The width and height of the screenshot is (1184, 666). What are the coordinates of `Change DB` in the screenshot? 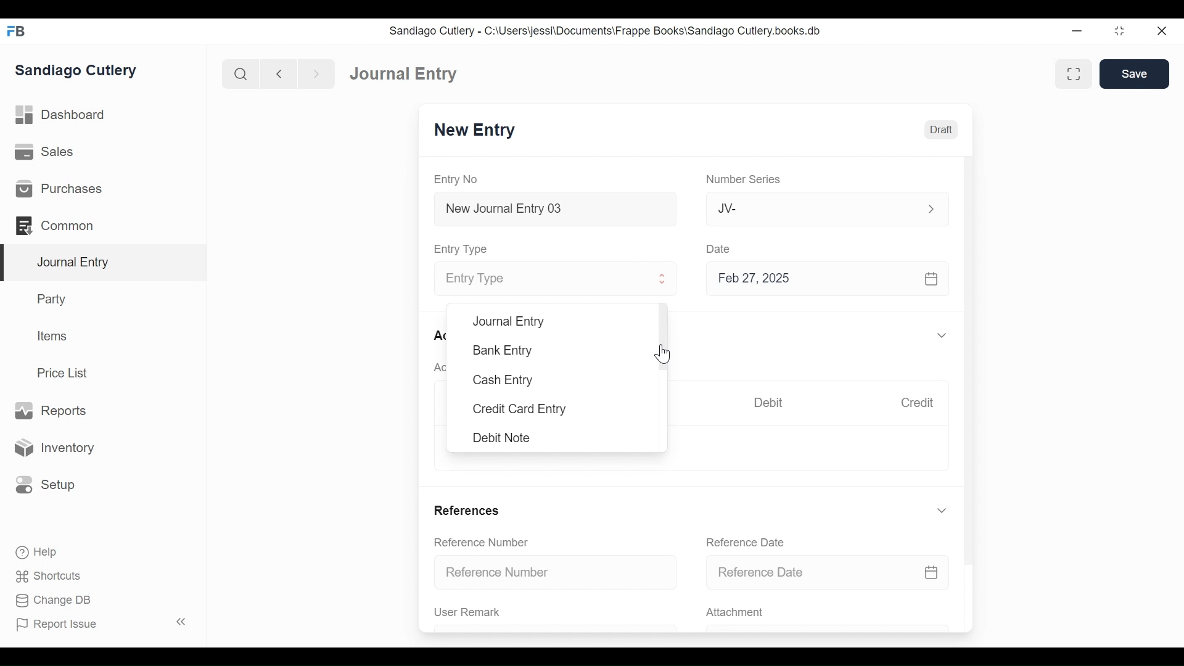 It's located at (52, 601).